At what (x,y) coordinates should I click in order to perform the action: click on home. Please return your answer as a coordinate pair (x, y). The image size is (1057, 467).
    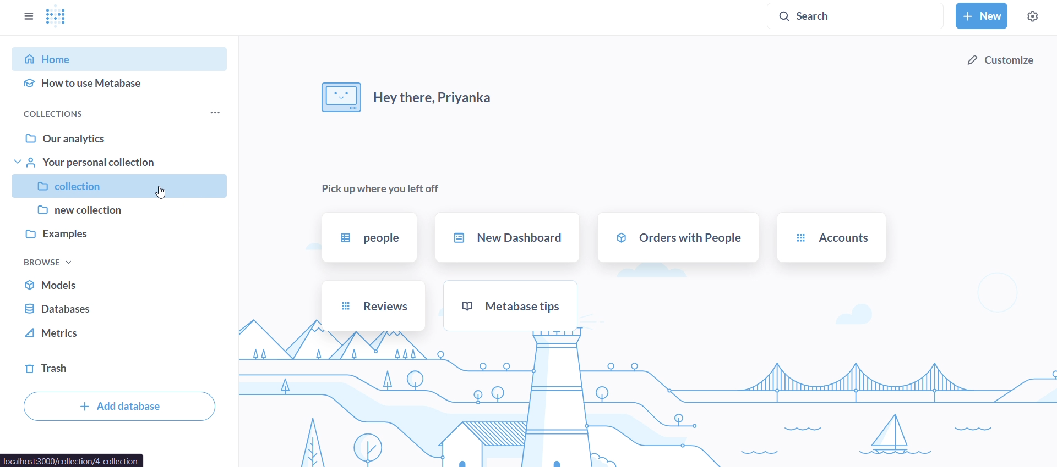
    Looking at the image, I should click on (123, 58).